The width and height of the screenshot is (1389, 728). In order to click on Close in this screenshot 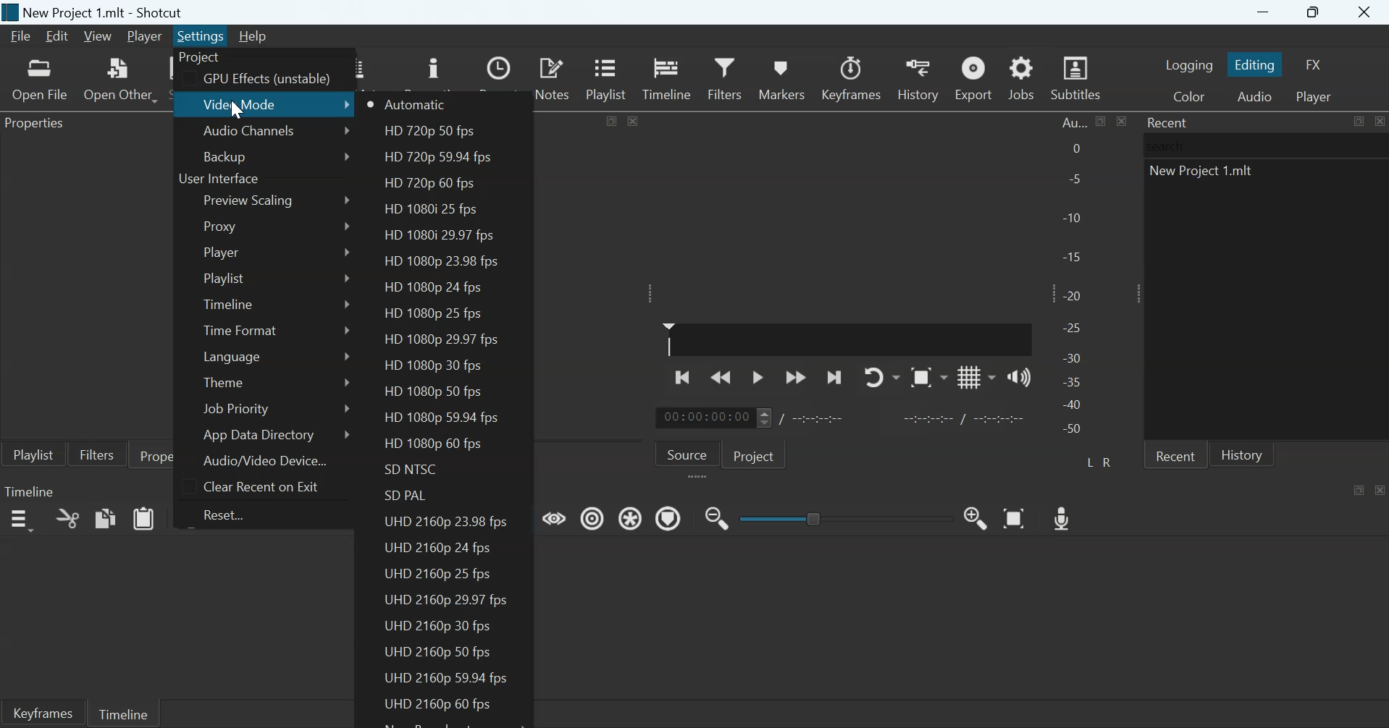, I will do `click(1366, 13)`.